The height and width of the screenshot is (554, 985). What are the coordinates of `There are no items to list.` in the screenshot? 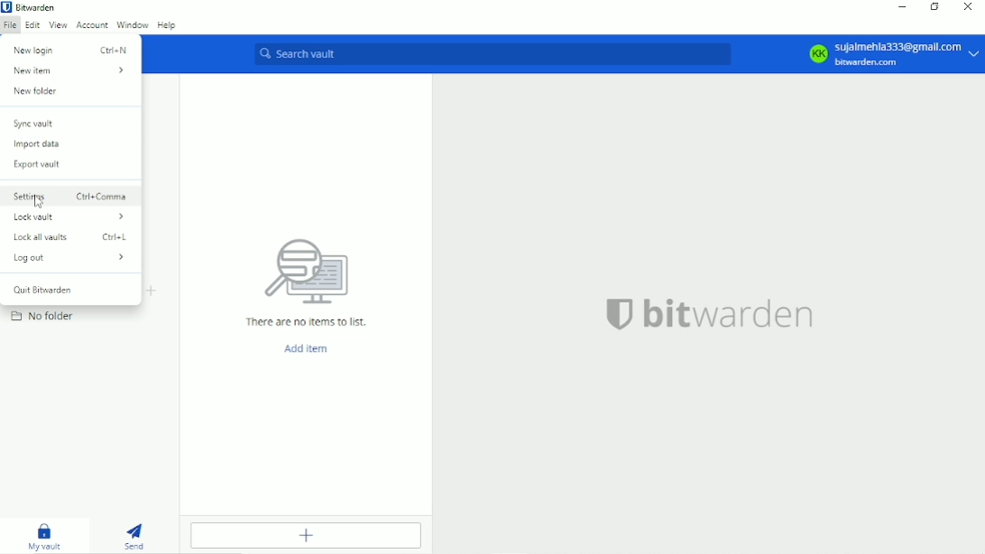 It's located at (306, 283).